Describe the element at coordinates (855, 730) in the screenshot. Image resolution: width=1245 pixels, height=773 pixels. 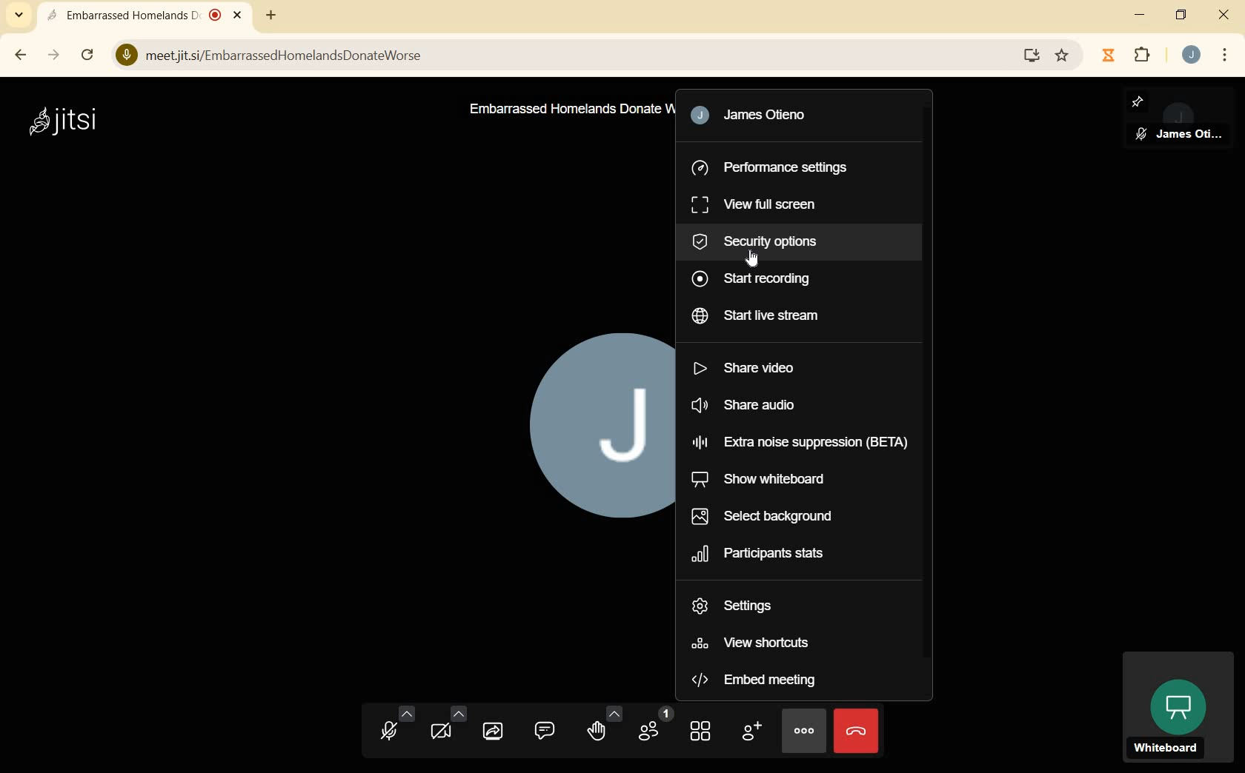
I see `leave meeting` at that location.